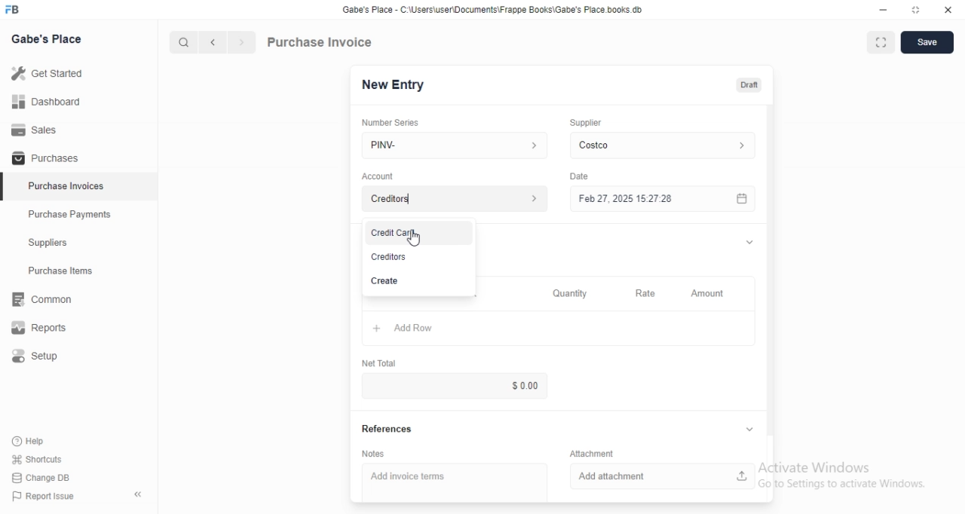 The width and height of the screenshot is (965, 514). Describe the element at coordinates (842, 475) in the screenshot. I see `Activate Windows Go to Settings to activate Windows.` at that location.